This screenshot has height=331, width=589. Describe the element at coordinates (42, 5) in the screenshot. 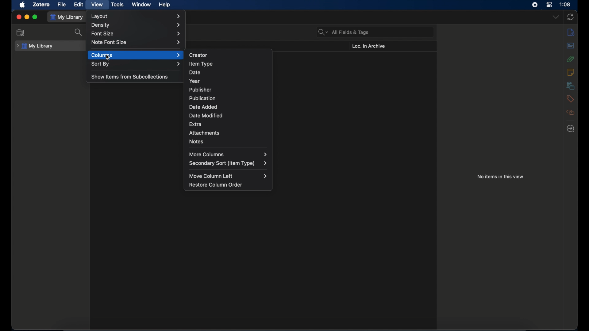

I see `zotero` at that location.